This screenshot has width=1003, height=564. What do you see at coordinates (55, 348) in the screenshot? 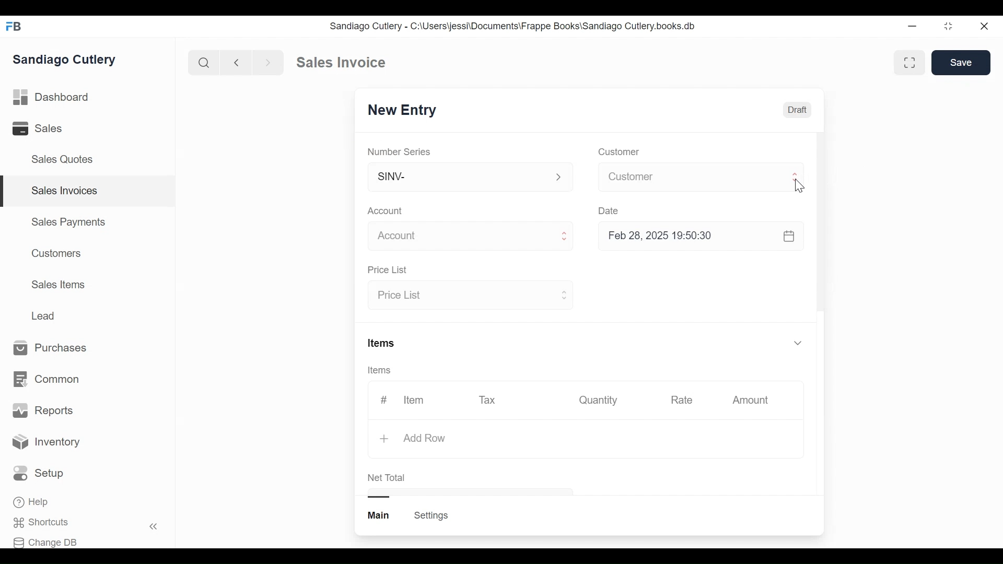
I see `Purchases` at bounding box center [55, 348].